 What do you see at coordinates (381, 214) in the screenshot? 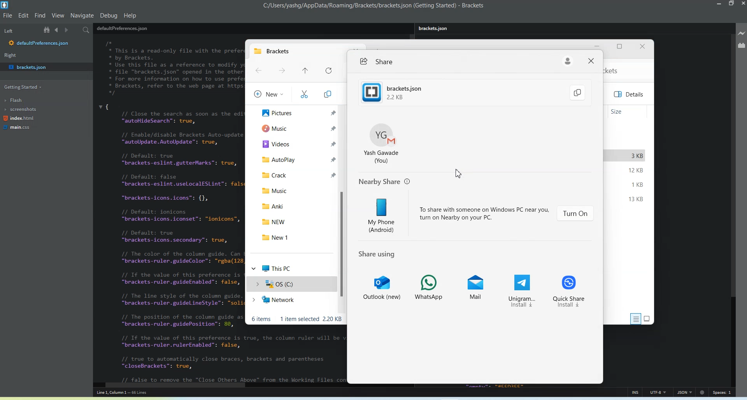
I see `My Phone` at bounding box center [381, 214].